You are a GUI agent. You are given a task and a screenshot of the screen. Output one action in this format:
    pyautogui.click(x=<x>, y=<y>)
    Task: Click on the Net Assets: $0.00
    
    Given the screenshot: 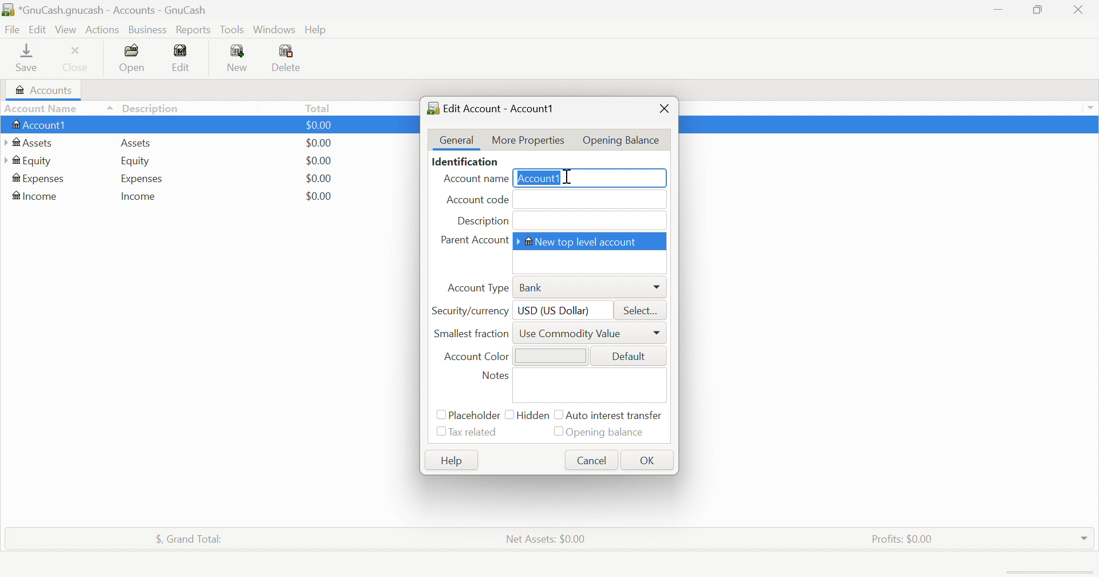 What is the action you would take?
    pyautogui.click(x=549, y=539)
    